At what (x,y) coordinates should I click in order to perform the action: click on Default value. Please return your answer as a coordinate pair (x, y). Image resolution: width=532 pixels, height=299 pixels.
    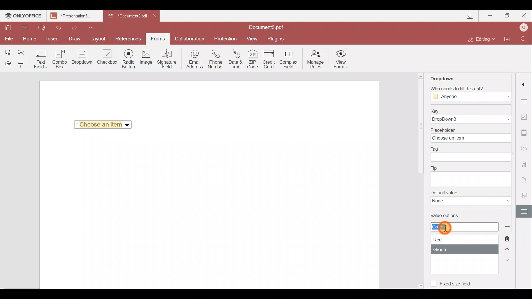
    Looking at the image, I should click on (469, 200).